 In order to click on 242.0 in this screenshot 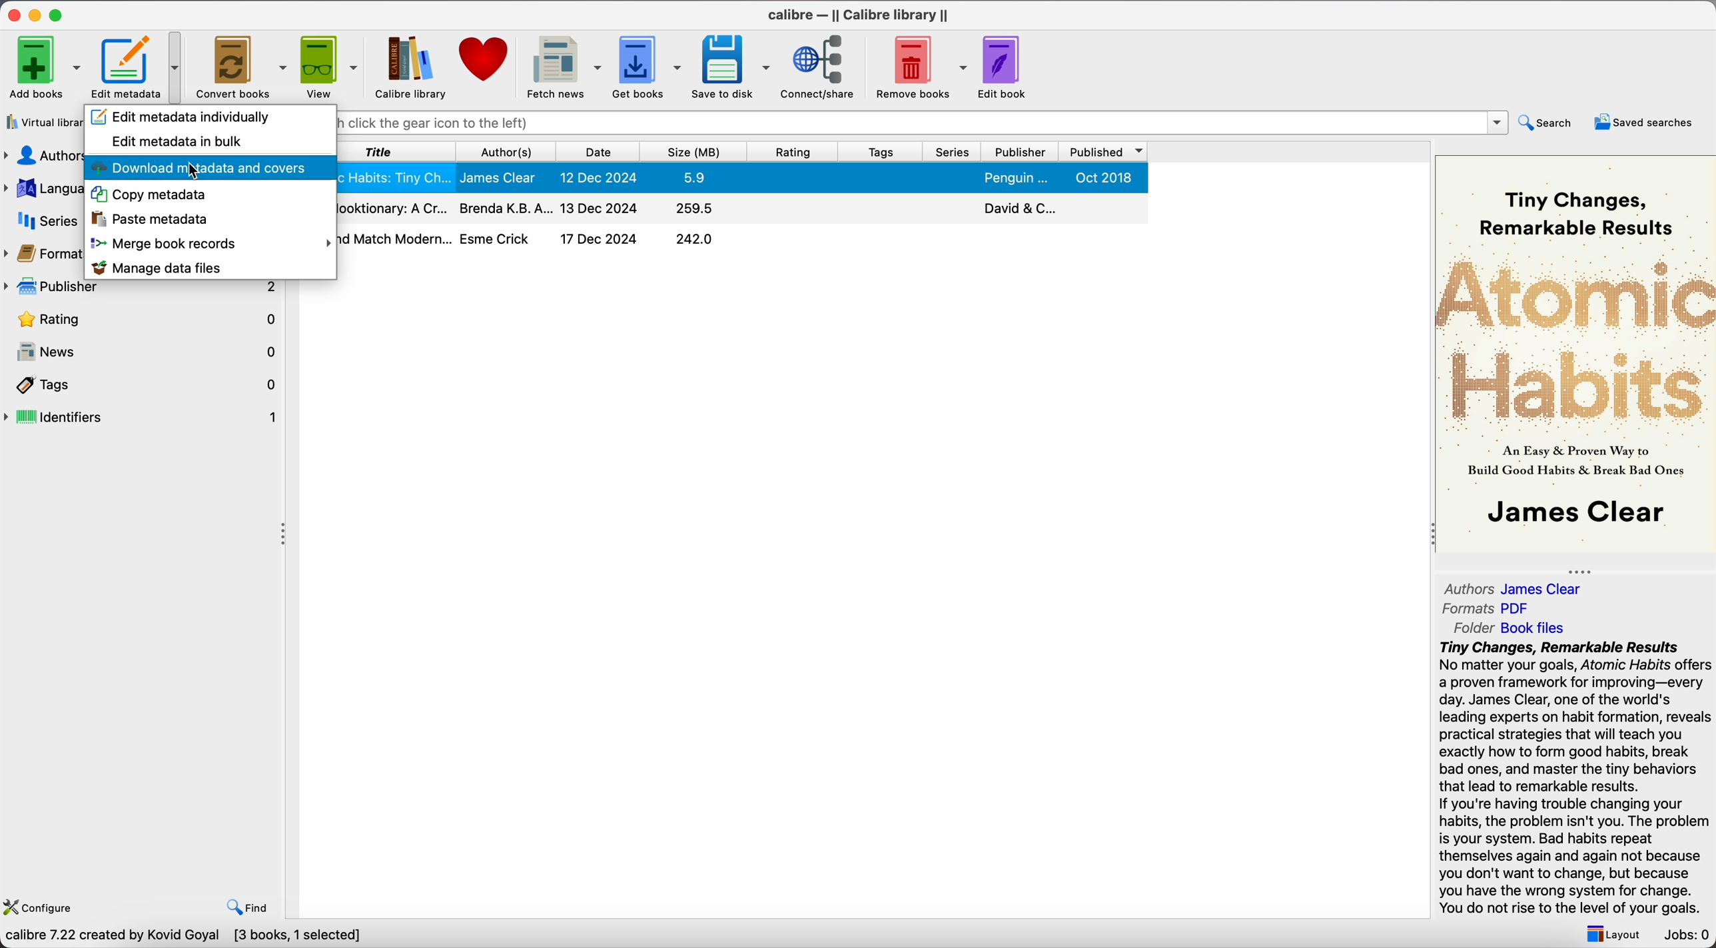, I will do `click(695, 239)`.